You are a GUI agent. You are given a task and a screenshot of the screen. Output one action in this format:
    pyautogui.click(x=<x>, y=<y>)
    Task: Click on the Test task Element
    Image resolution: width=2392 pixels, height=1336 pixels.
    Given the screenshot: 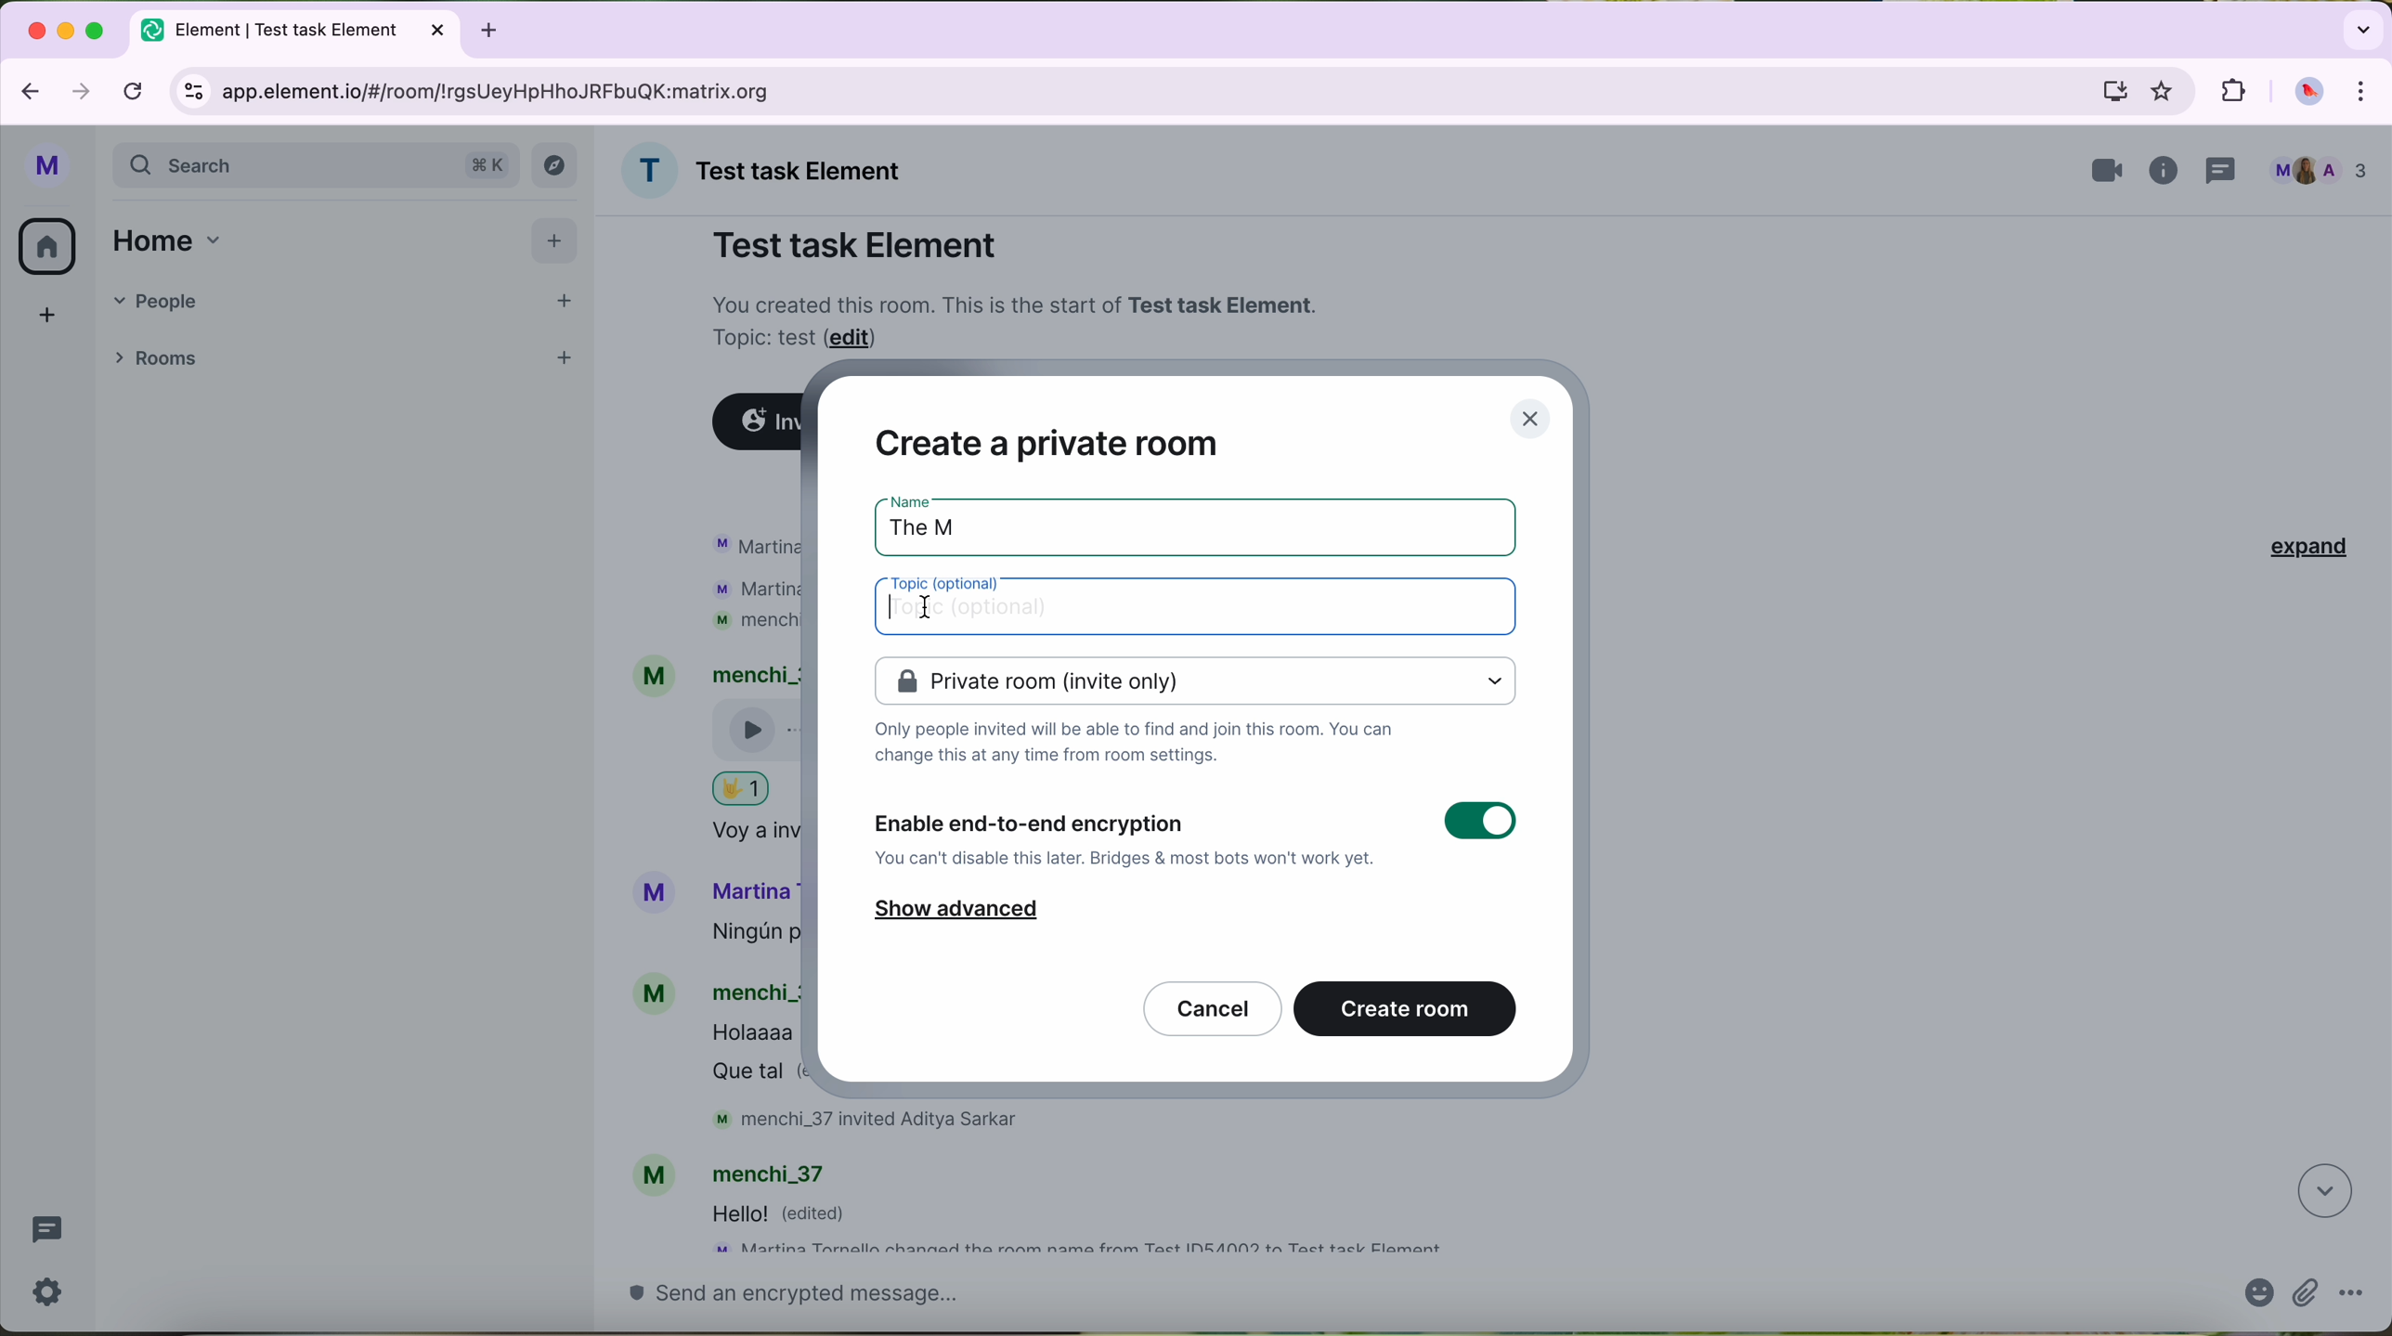 What is the action you would take?
    pyautogui.click(x=855, y=244)
    